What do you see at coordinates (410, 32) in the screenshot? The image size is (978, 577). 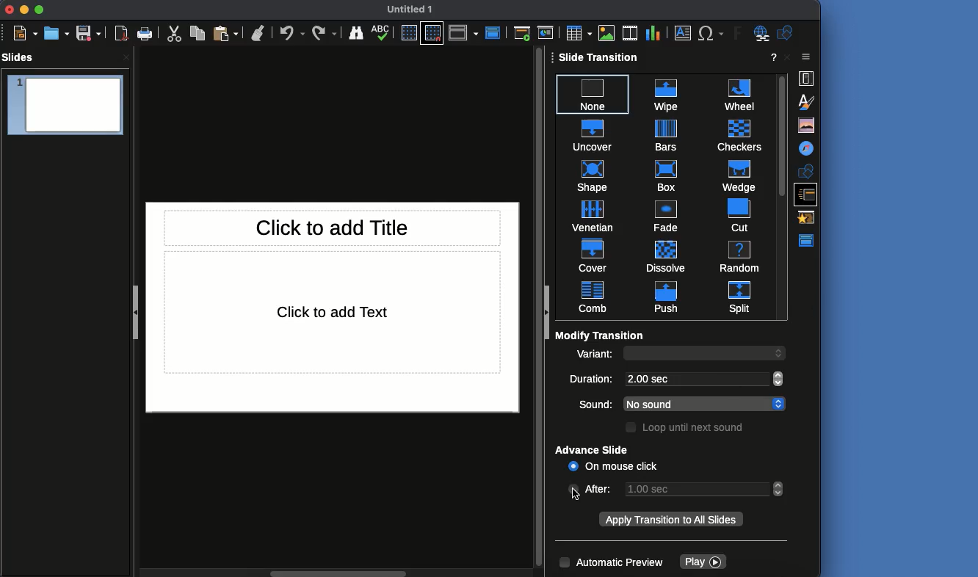 I see `Display grid` at bounding box center [410, 32].